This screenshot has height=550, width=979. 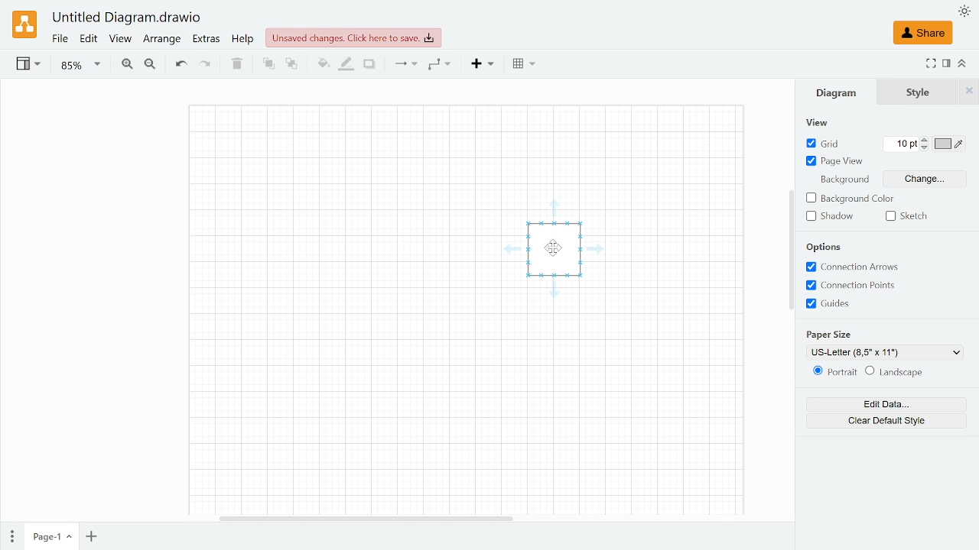 I want to click on Clear default style, so click(x=880, y=422).